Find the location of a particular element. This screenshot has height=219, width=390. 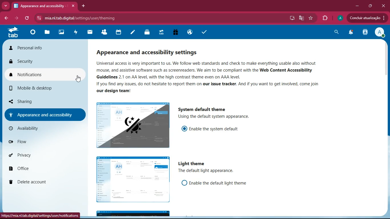

appearance is located at coordinates (42, 114).